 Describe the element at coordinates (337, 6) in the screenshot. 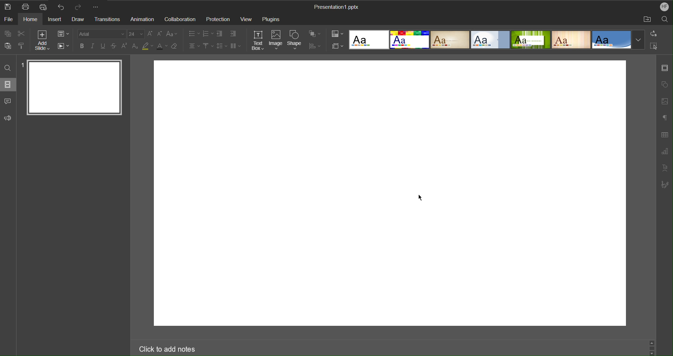

I see `Presentation Title` at that location.